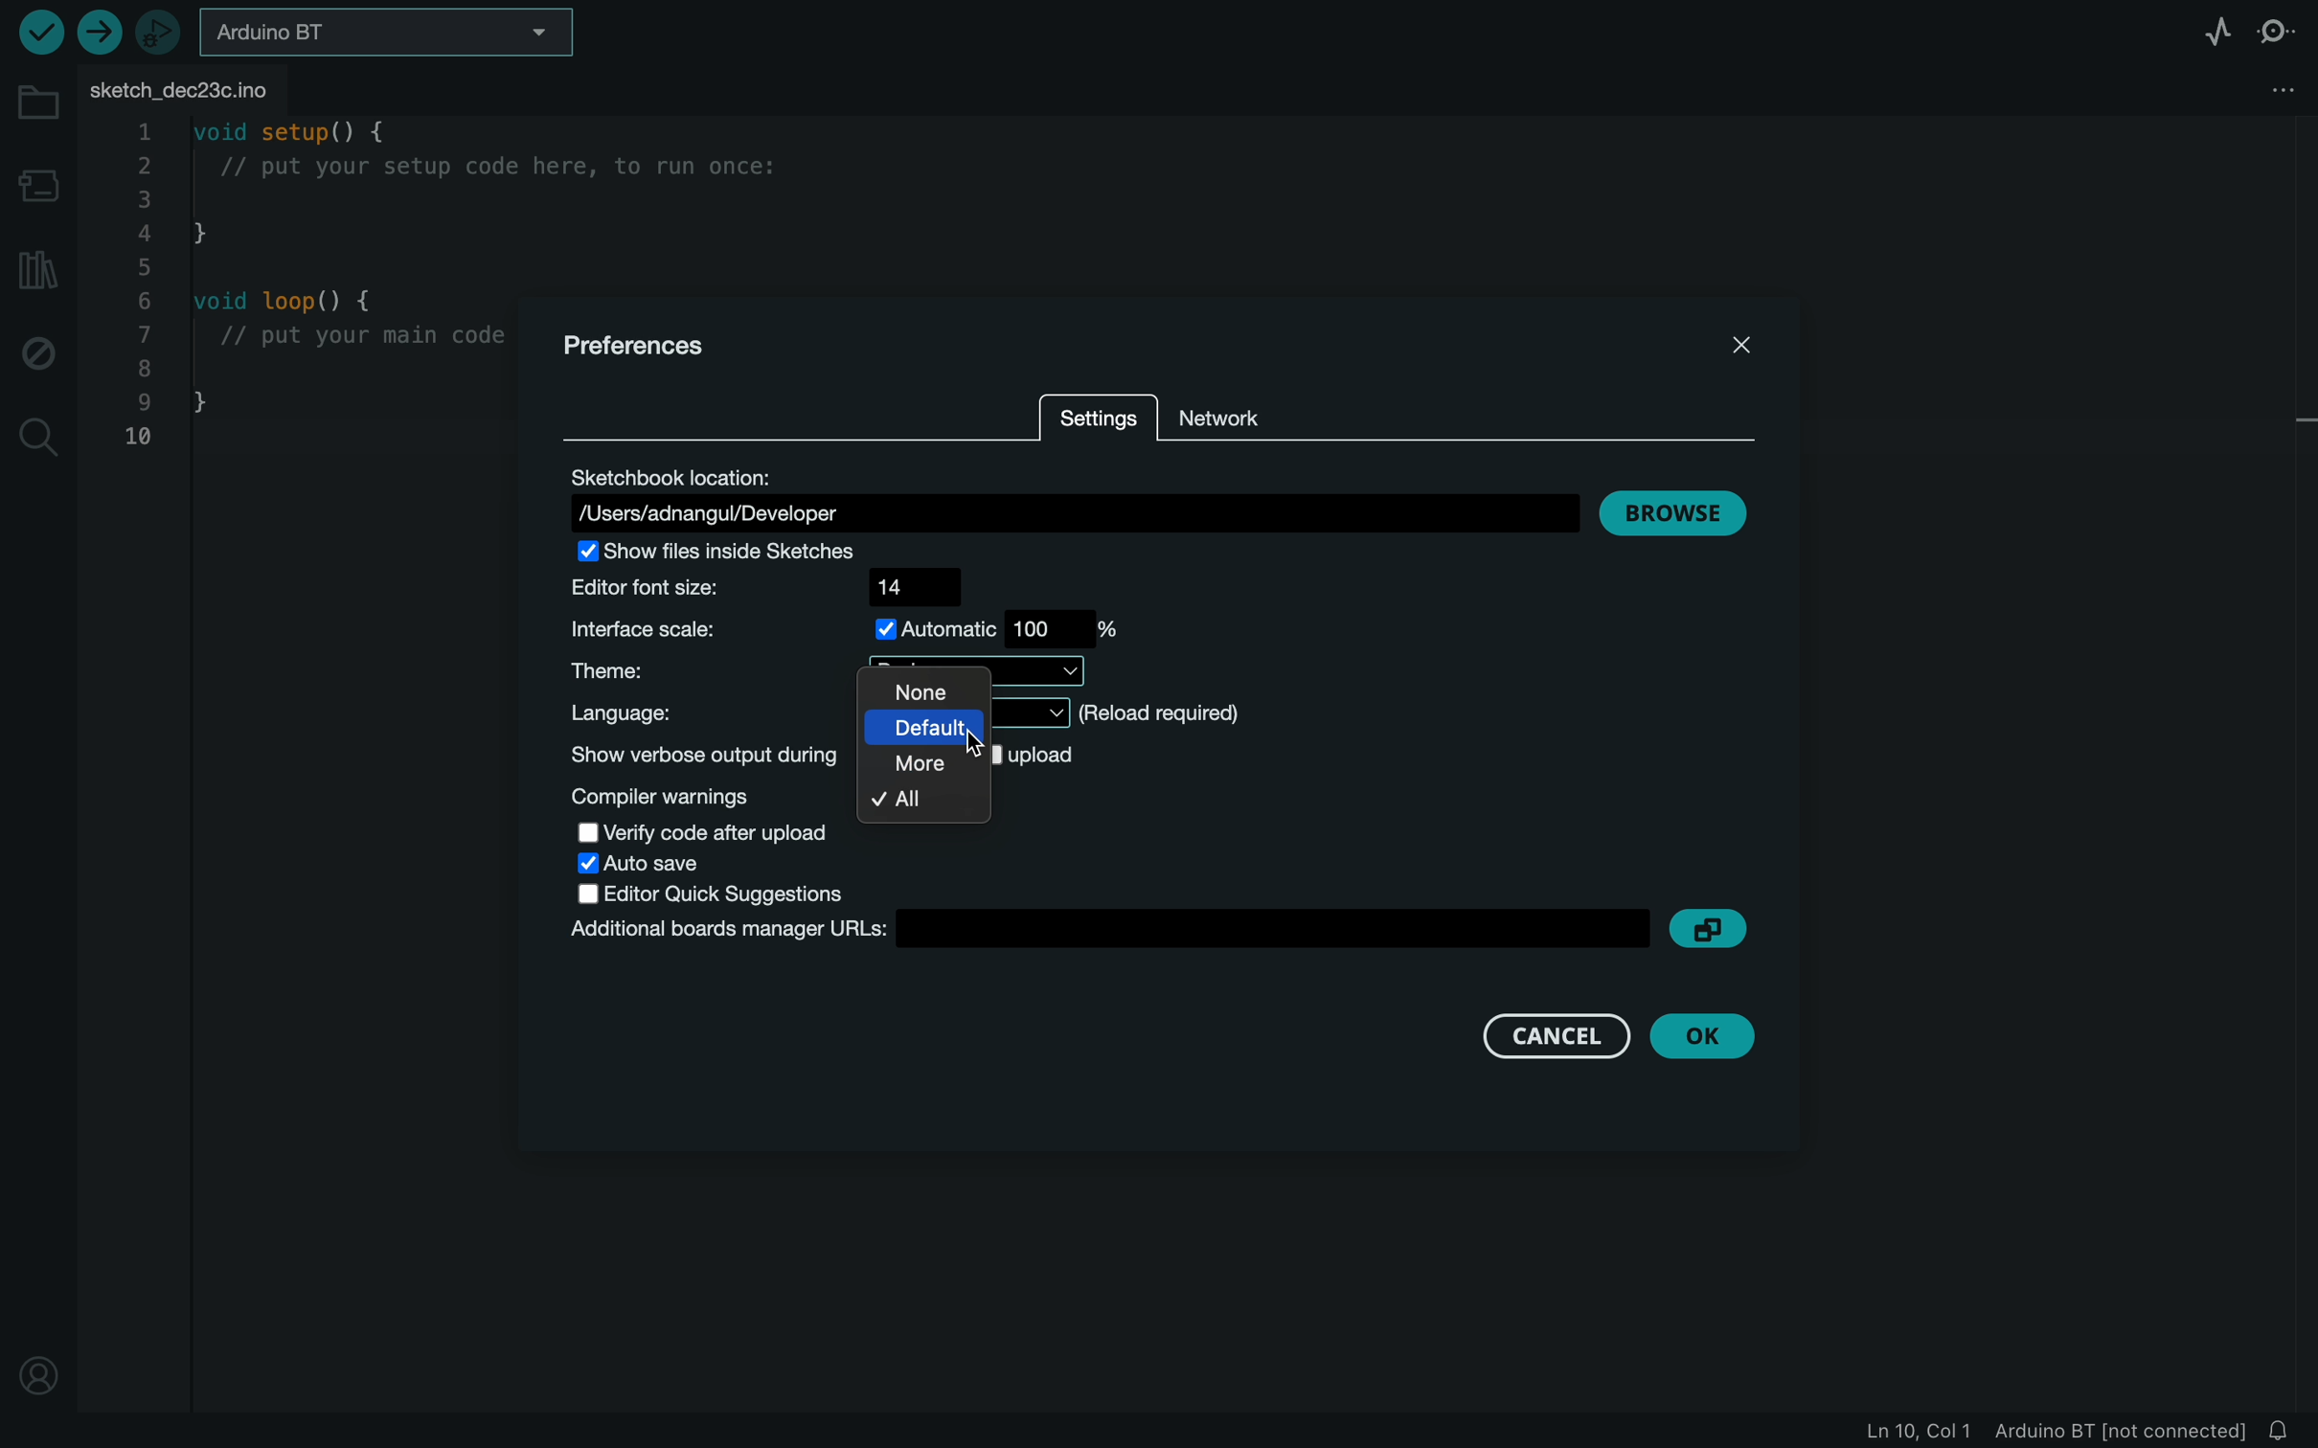  Describe the element at coordinates (38, 1381) in the screenshot. I see `location` at that location.